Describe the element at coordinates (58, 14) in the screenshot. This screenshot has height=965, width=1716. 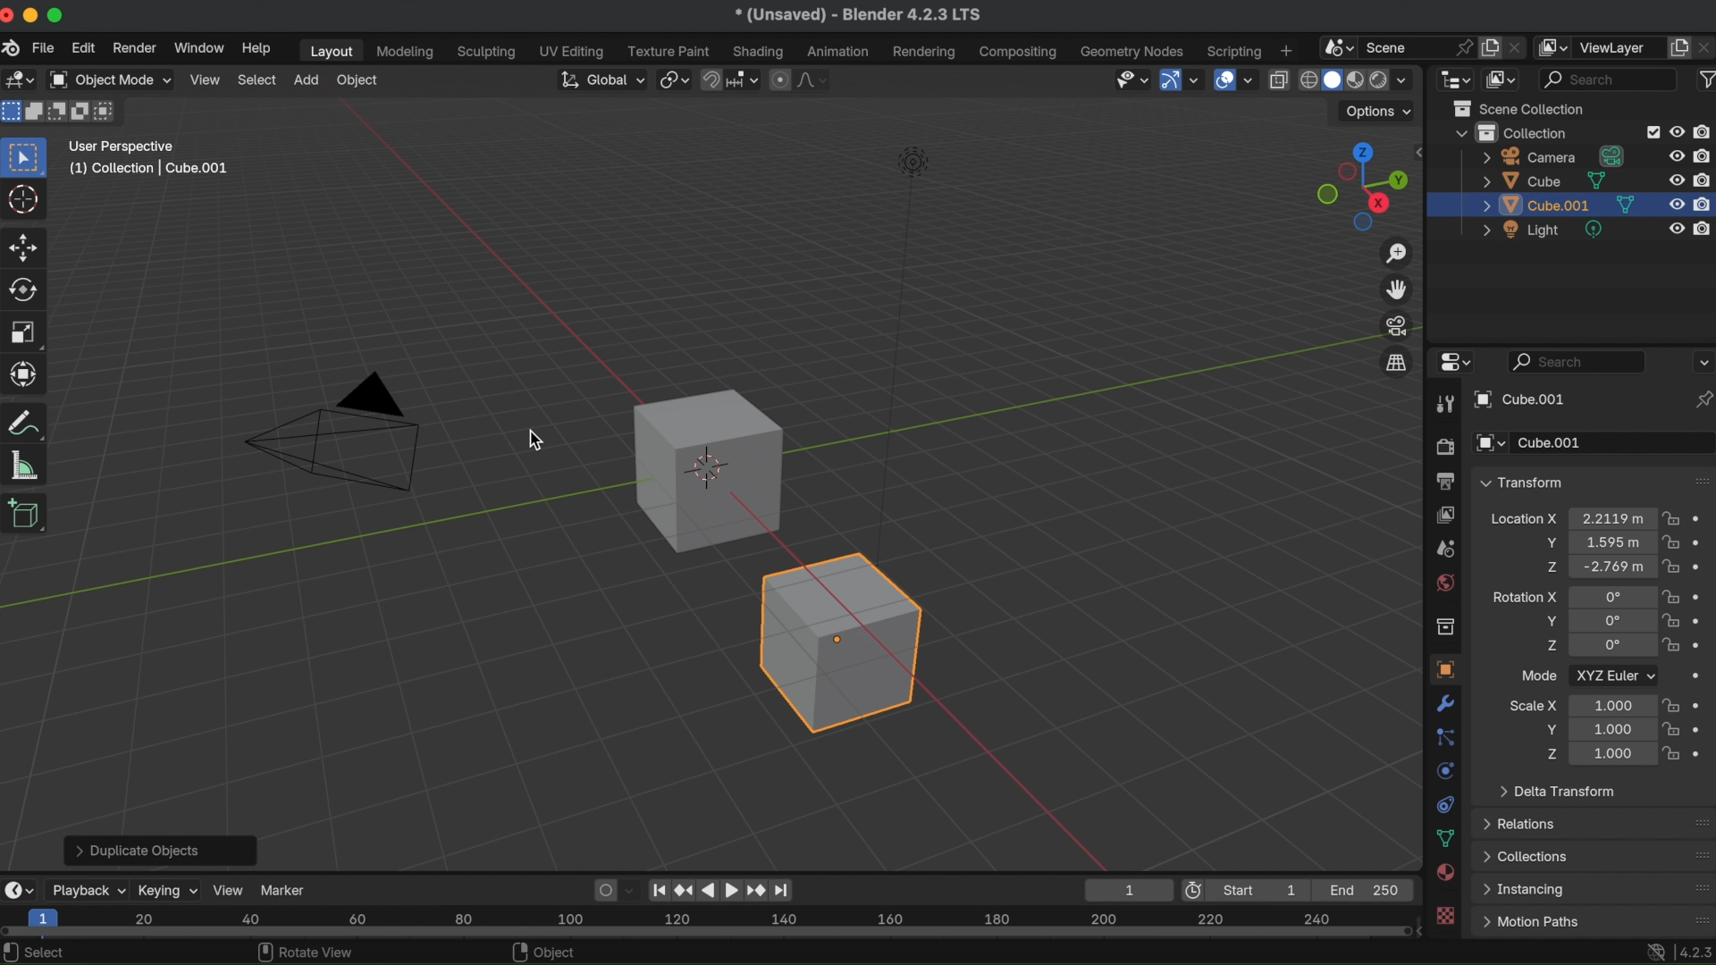
I see `maximize` at that location.